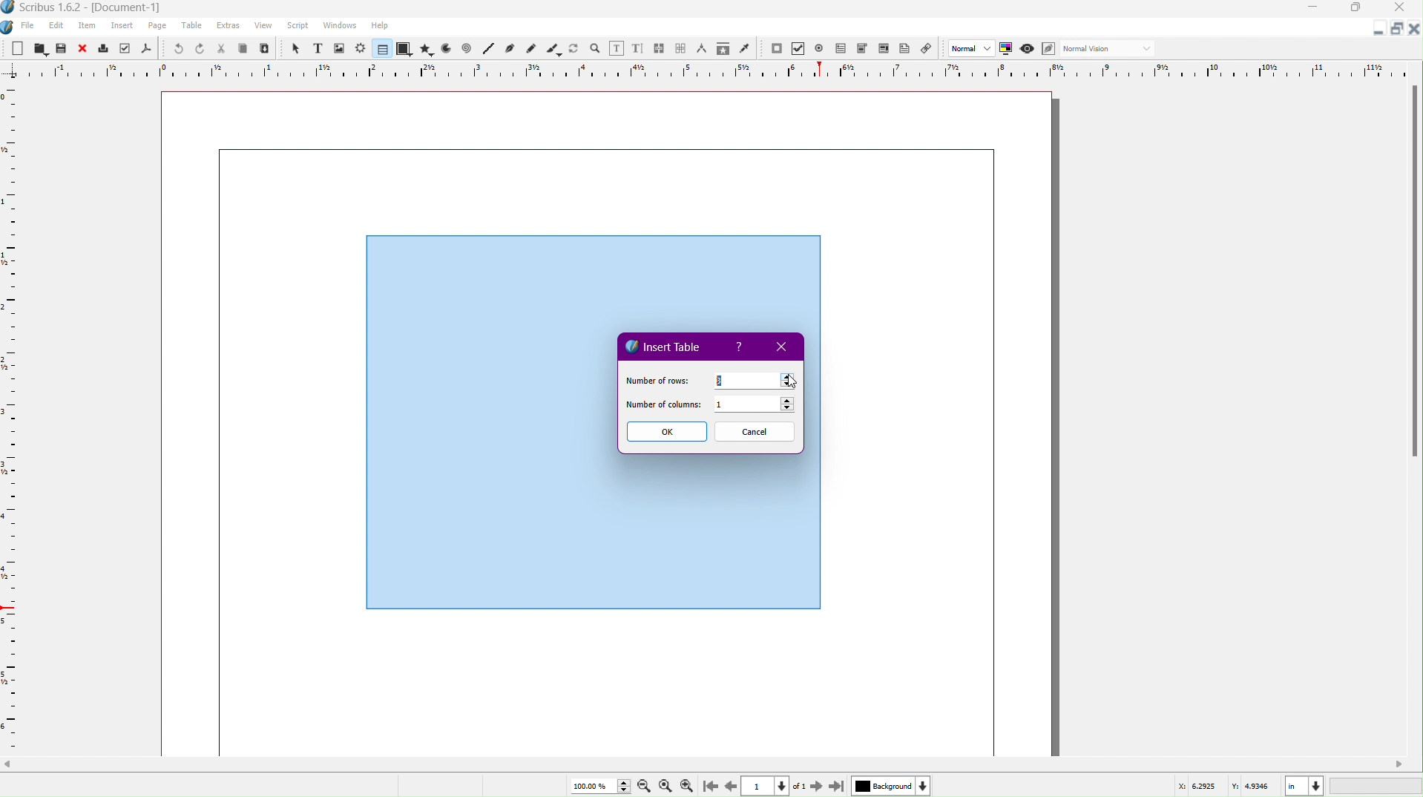 The image size is (1423, 797). I want to click on Minimize, so click(1314, 9).